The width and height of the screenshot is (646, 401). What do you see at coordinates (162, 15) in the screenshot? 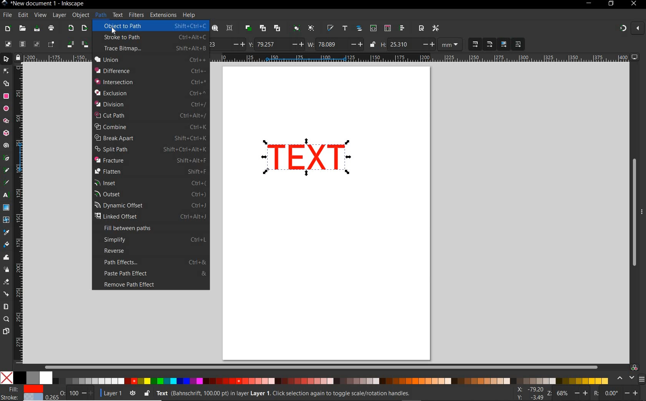
I see `EXTENSIONS` at bounding box center [162, 15].